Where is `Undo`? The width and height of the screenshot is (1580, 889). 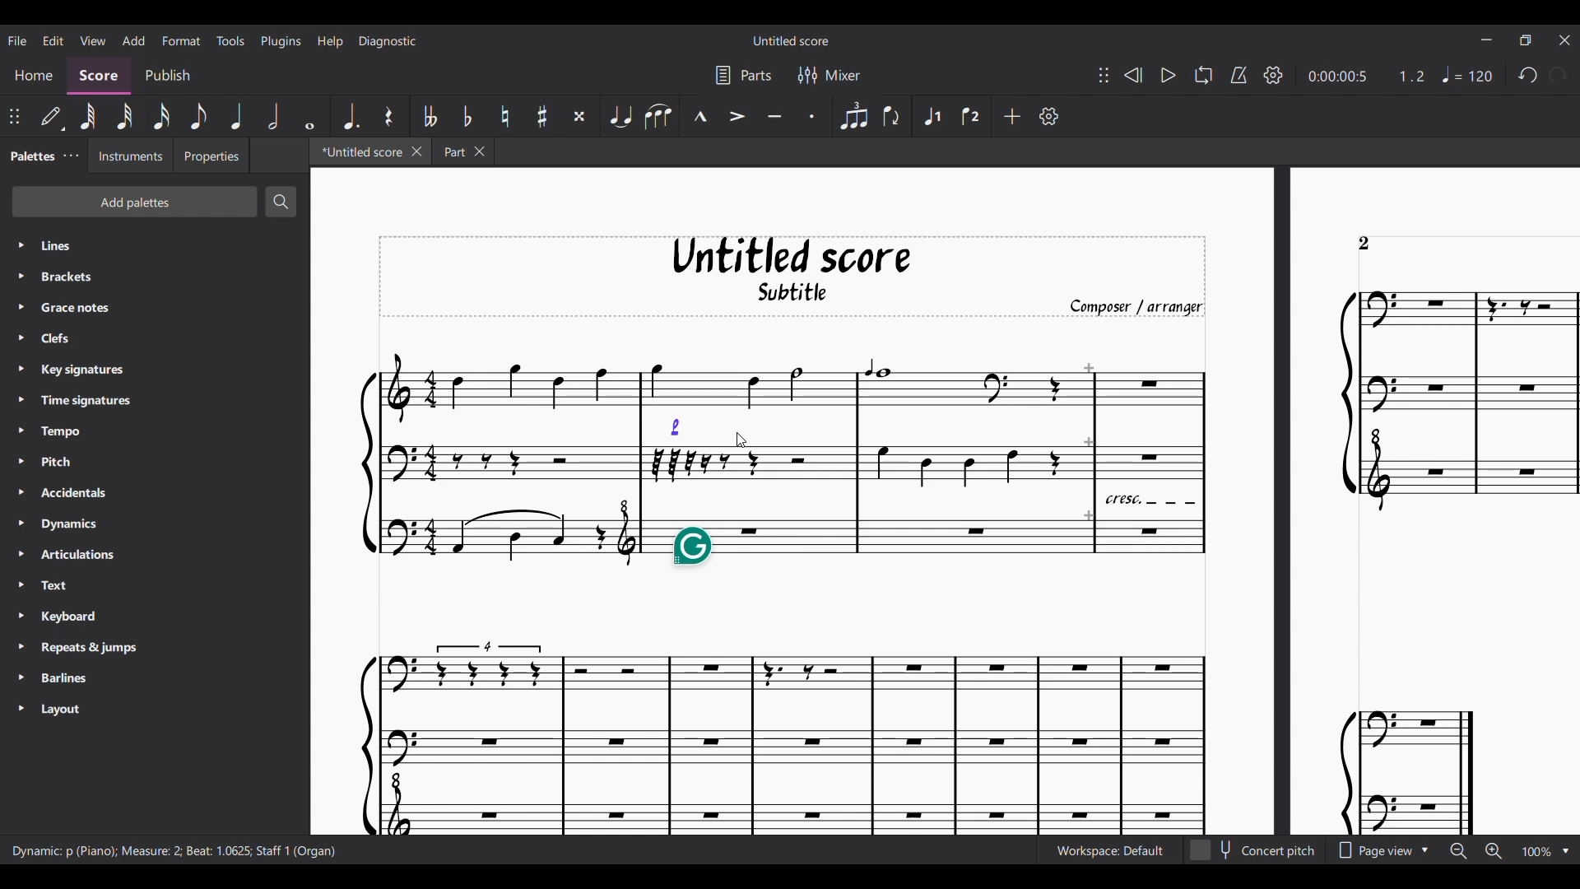 Undo is located at coordinates (1527, 74).